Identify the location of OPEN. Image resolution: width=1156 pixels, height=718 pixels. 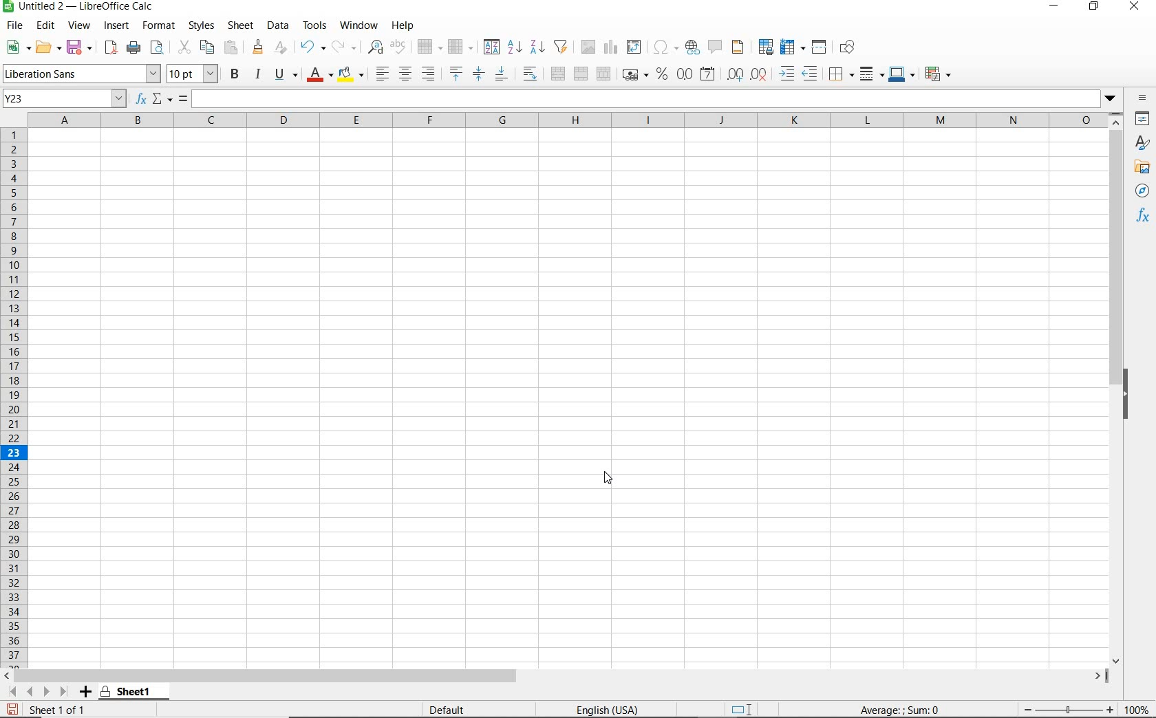
(46, 47).